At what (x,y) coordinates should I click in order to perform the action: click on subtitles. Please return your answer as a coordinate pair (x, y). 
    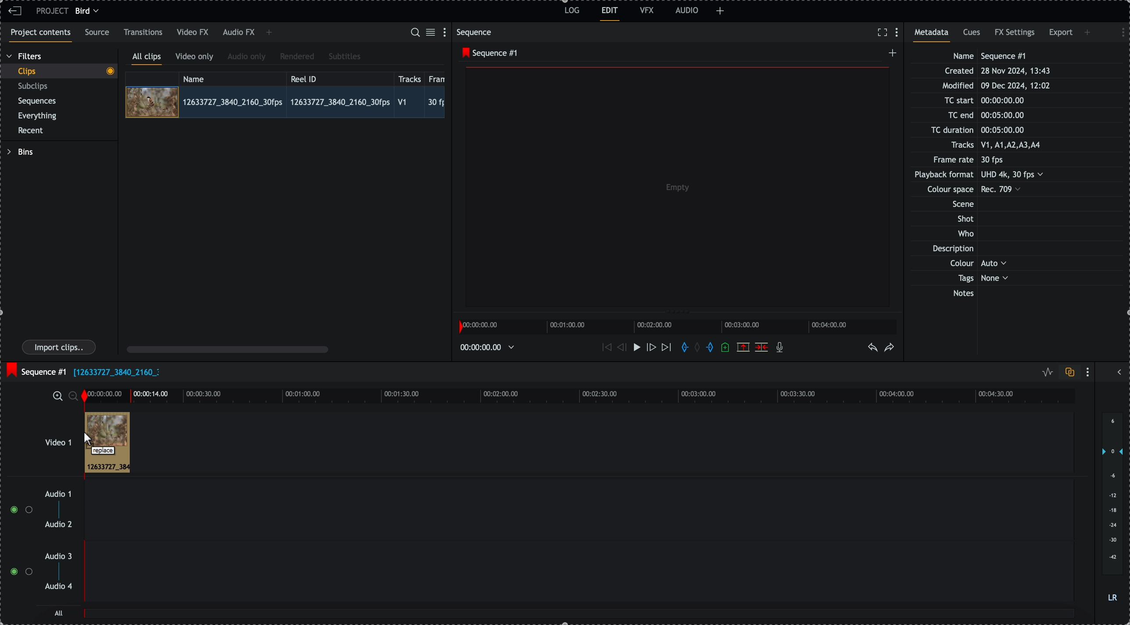
    Looking at the image, I should click on (345, 57).